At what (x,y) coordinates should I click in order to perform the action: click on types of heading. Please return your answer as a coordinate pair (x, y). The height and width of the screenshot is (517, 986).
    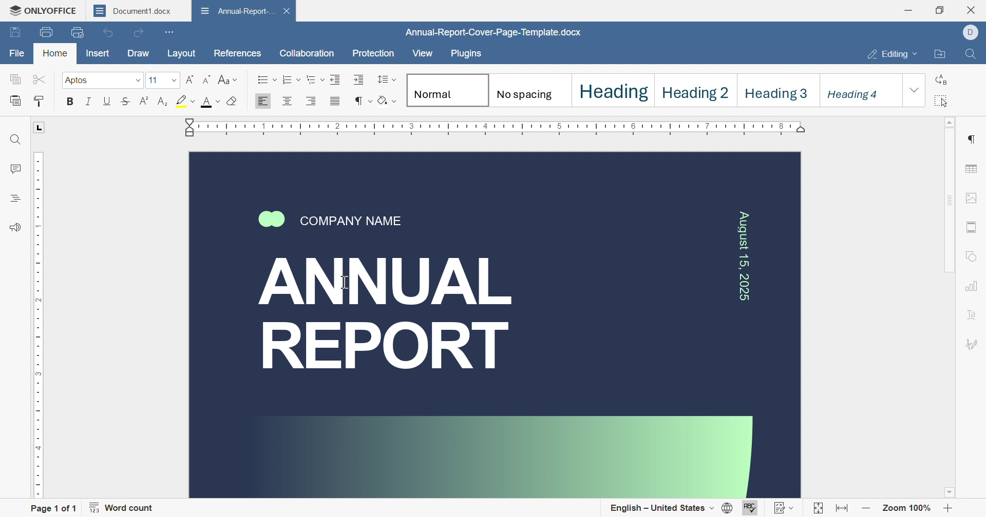
    Looking at the image, I should click on (653, 88).